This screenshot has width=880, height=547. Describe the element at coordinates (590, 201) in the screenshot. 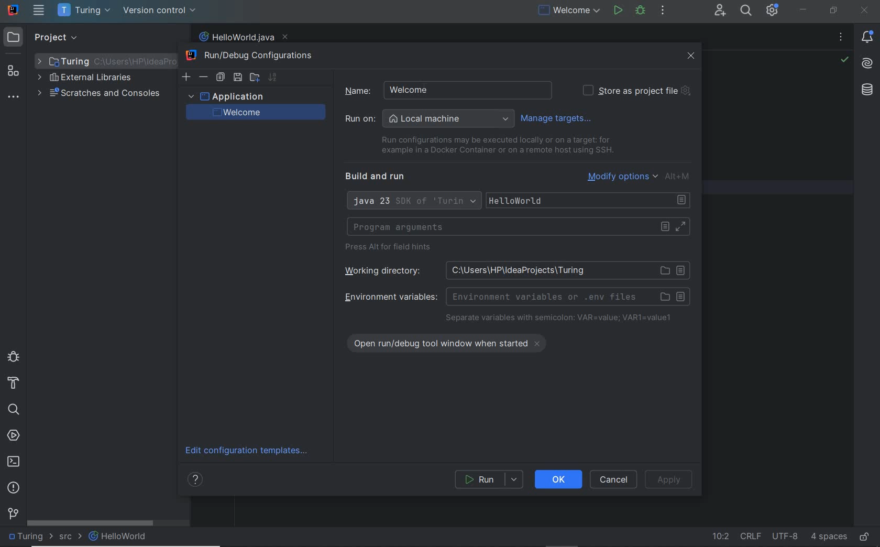

I see `HelloWorld` at that location.